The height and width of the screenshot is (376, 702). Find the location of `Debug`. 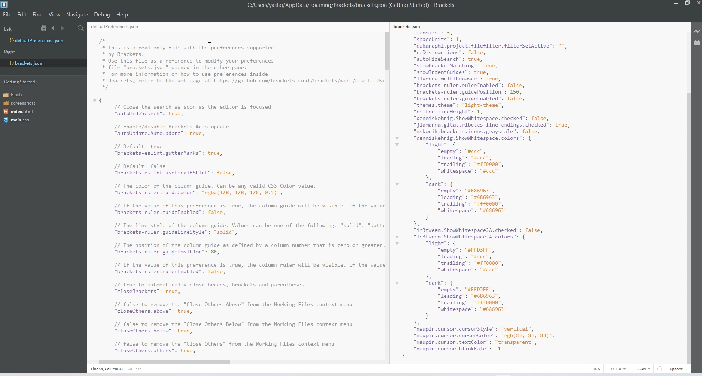

Debug is located at coordinates (102, 14).